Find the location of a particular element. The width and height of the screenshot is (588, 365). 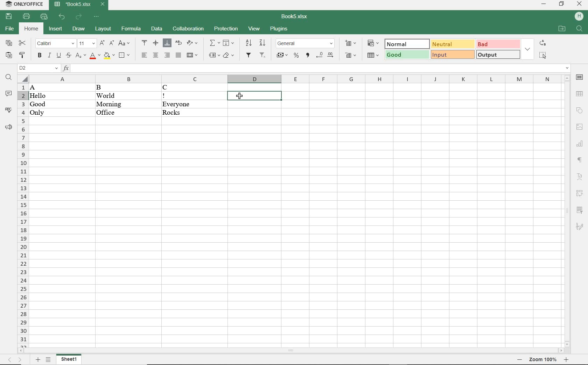

CUSTOMIZE QUICK ACCESS TOOLBAR is located at coordinates (97, 17).